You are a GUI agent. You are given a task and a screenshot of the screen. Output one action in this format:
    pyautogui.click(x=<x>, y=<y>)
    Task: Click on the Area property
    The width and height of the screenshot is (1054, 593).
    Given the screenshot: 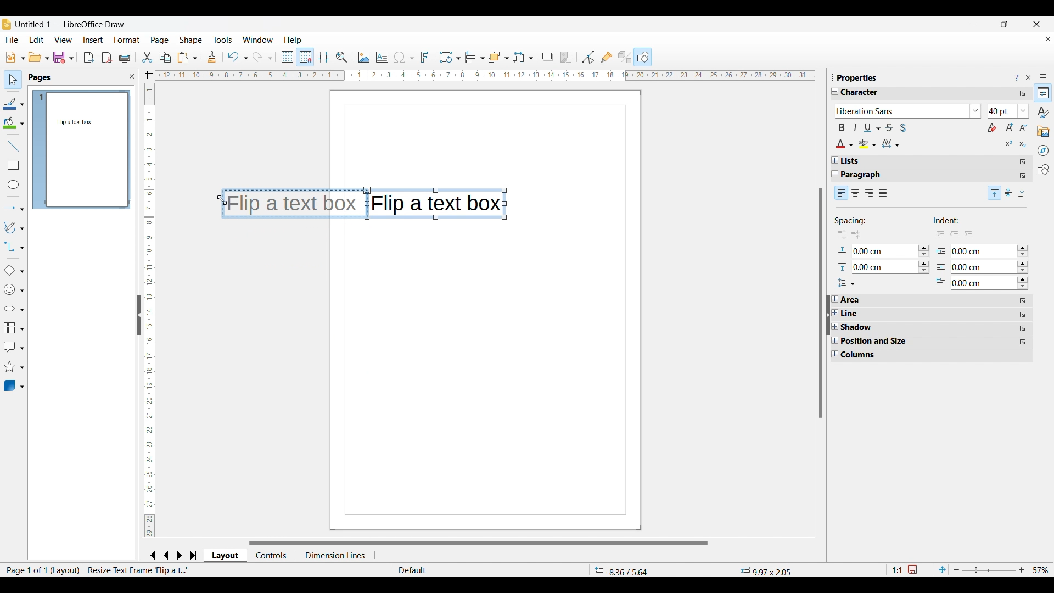 What is the action you would take?
    pyautogui.click(x=853, y=300)
    